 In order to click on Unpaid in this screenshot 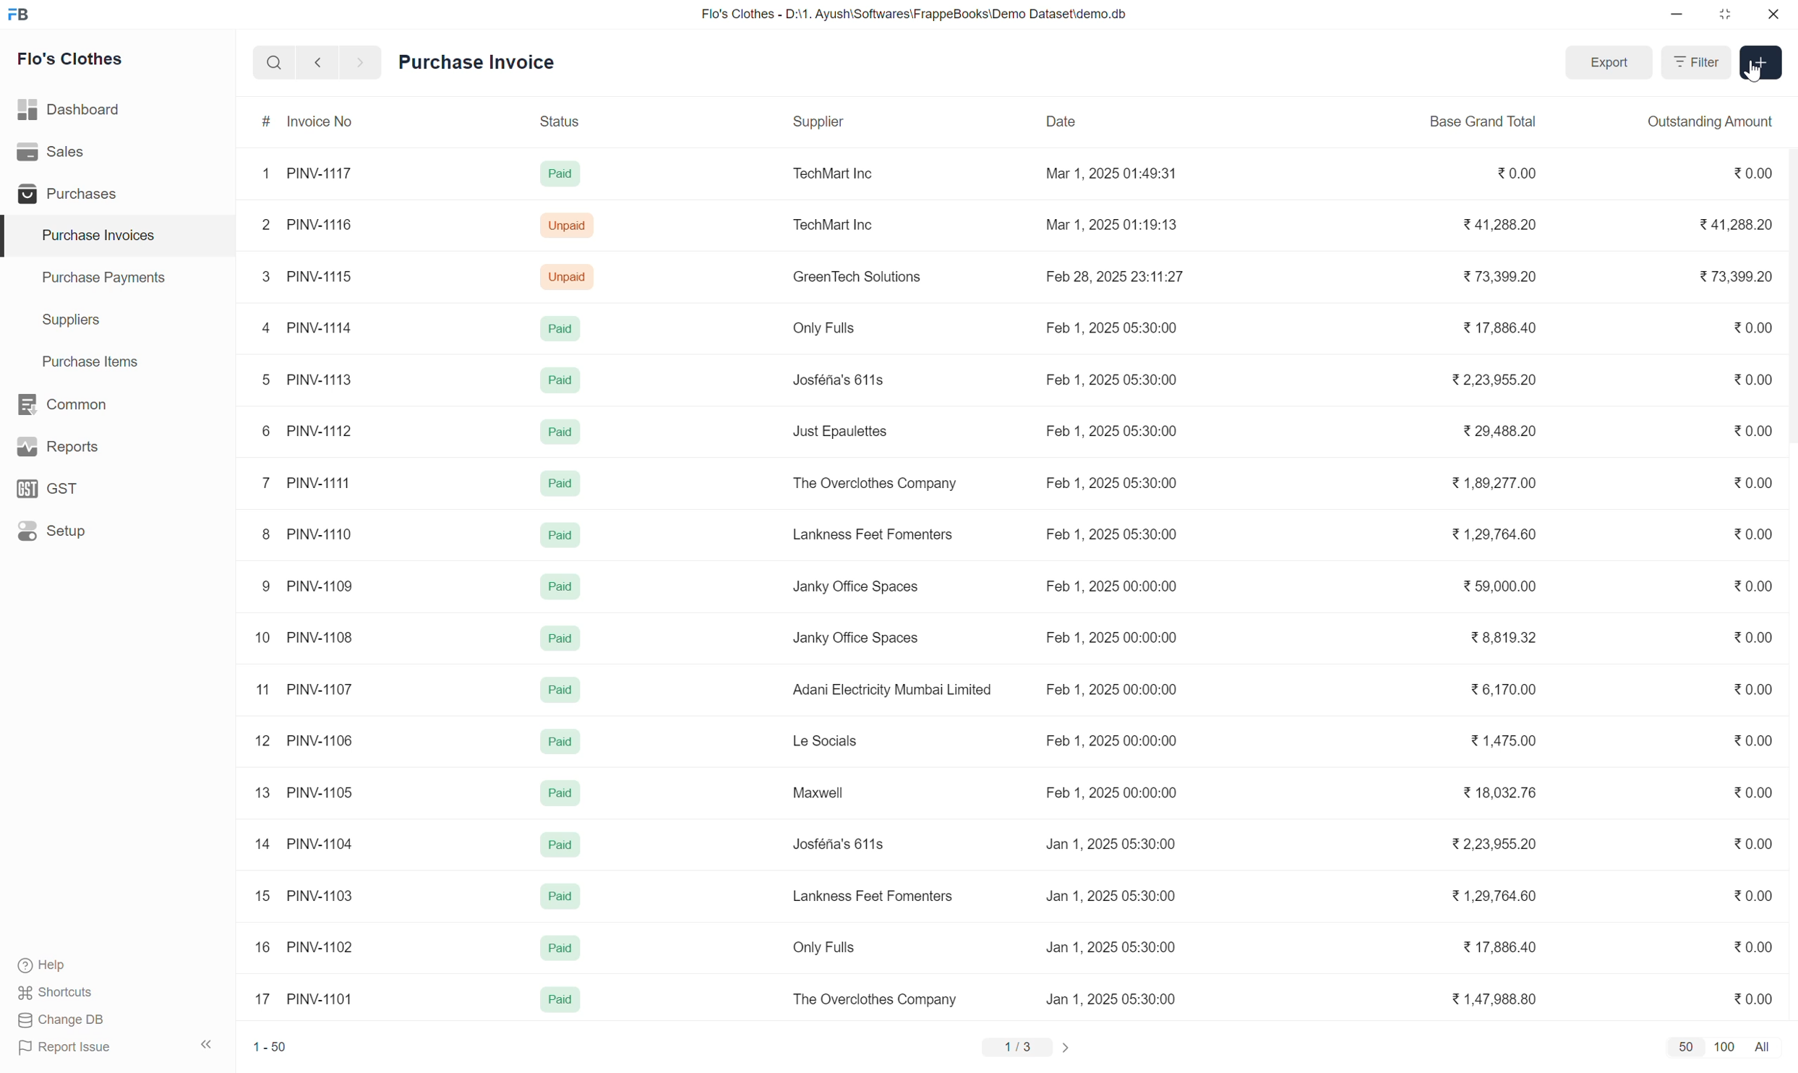, I will do `click(567, 225)`.